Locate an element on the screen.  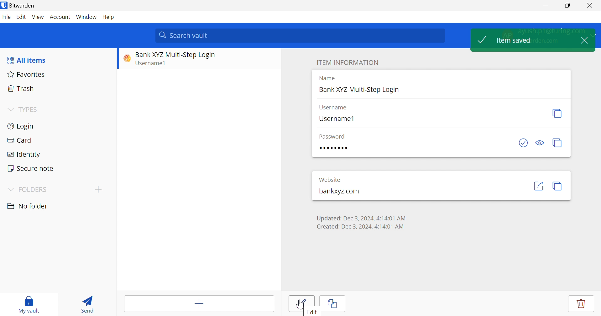
Regenerate username is located at coordinates (557, 113).